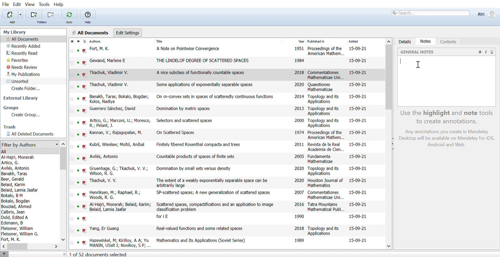 The width and height of the screenshot is (500, 257). Describe the element at coordinates (326, 207) in the screenshot. I see `Tatra Mountains Mathematical Publ...` at that location.